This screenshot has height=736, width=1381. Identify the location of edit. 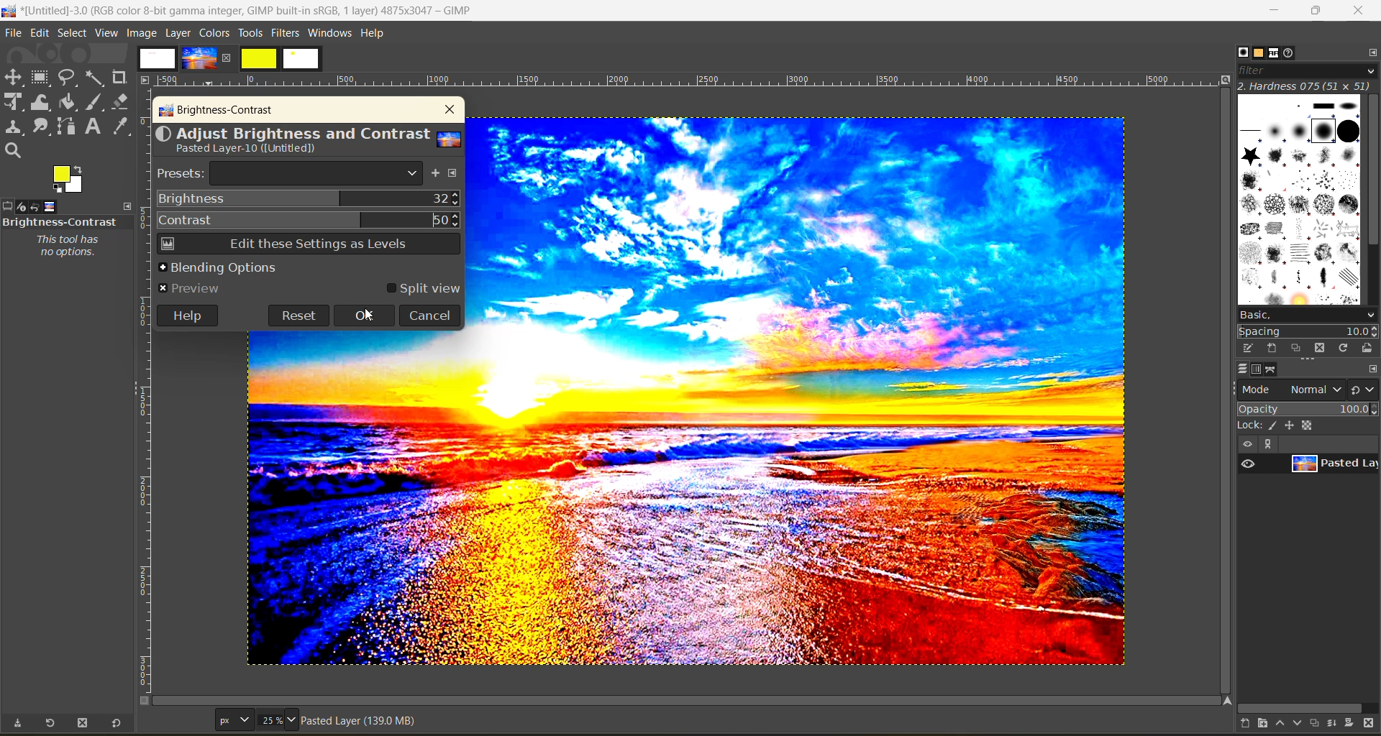
(42, 34).